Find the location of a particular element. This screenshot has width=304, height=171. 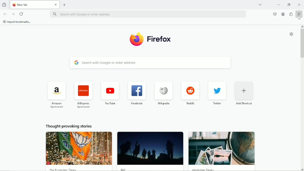

Cursor is located at coordinates (299, 18).